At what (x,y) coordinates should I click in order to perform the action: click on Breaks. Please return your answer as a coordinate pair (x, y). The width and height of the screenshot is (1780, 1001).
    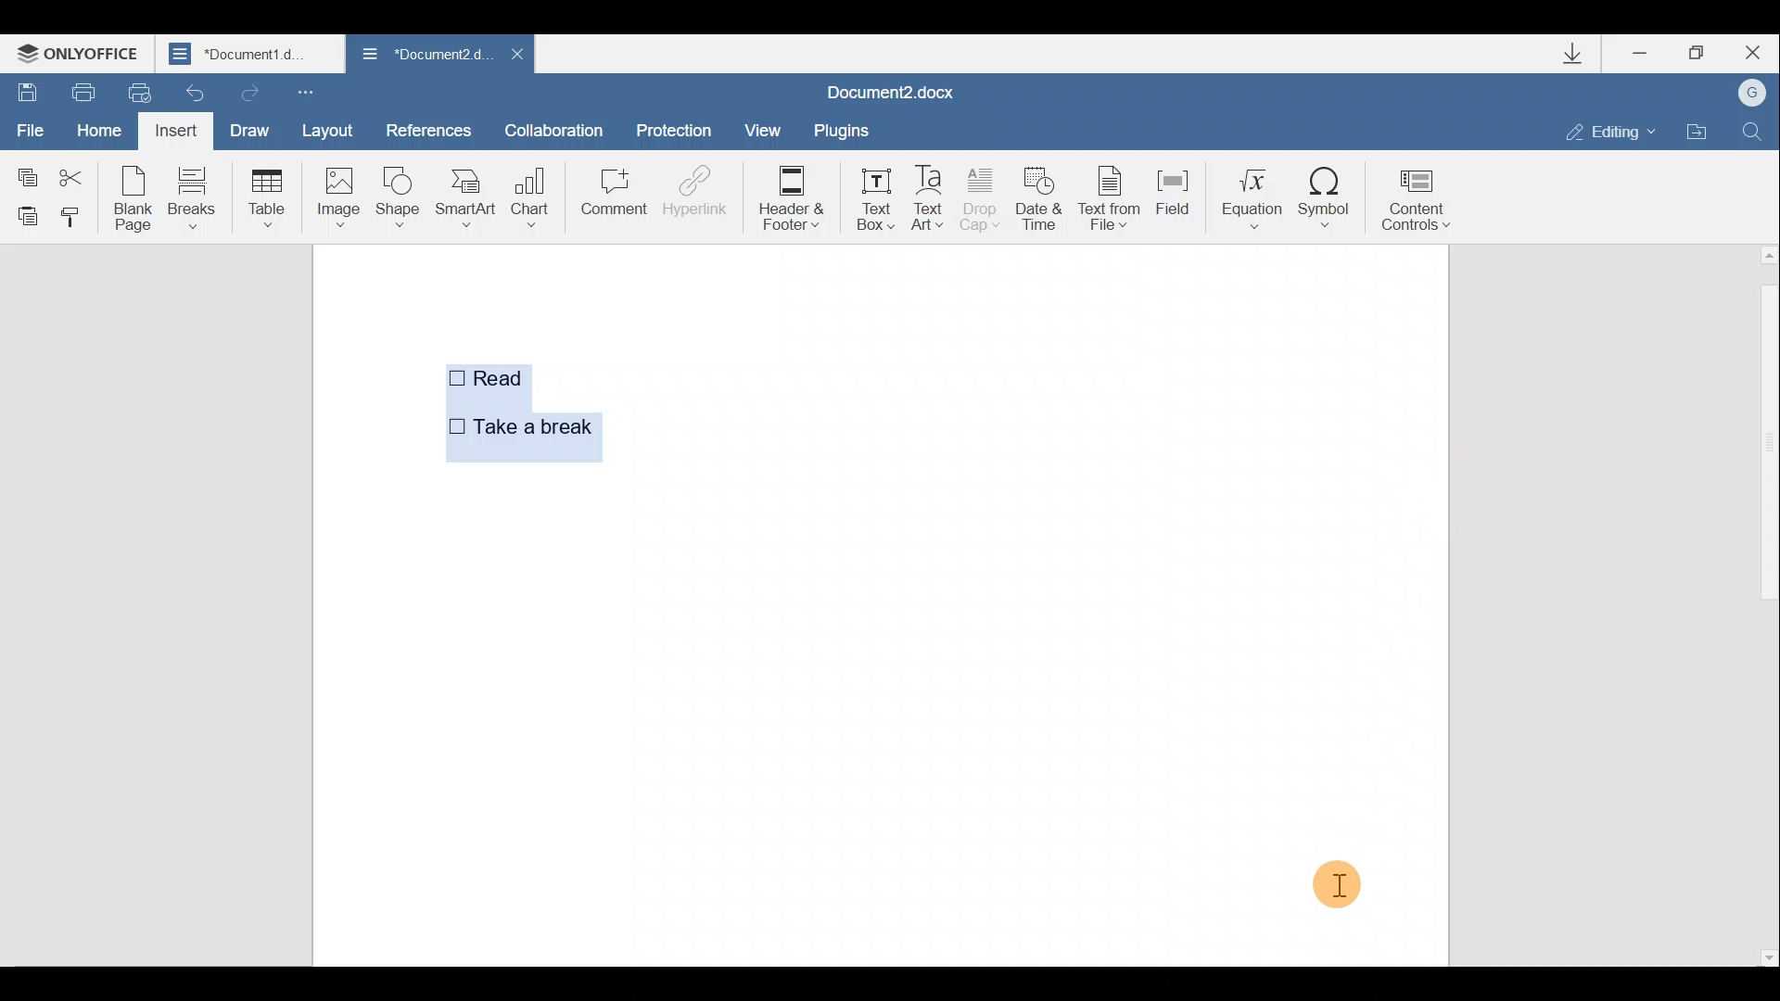
    Looking at the image, I should click on (193, 196).